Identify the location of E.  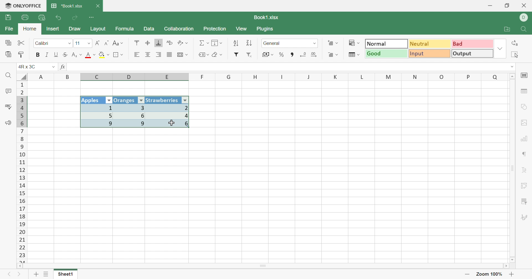
(169, 77).